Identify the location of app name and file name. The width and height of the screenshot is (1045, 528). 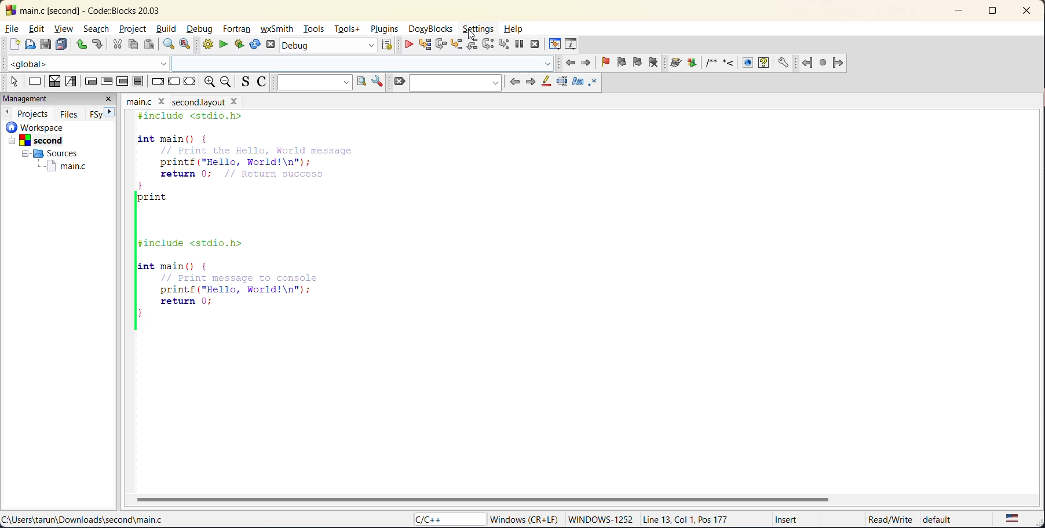
(103, 9).